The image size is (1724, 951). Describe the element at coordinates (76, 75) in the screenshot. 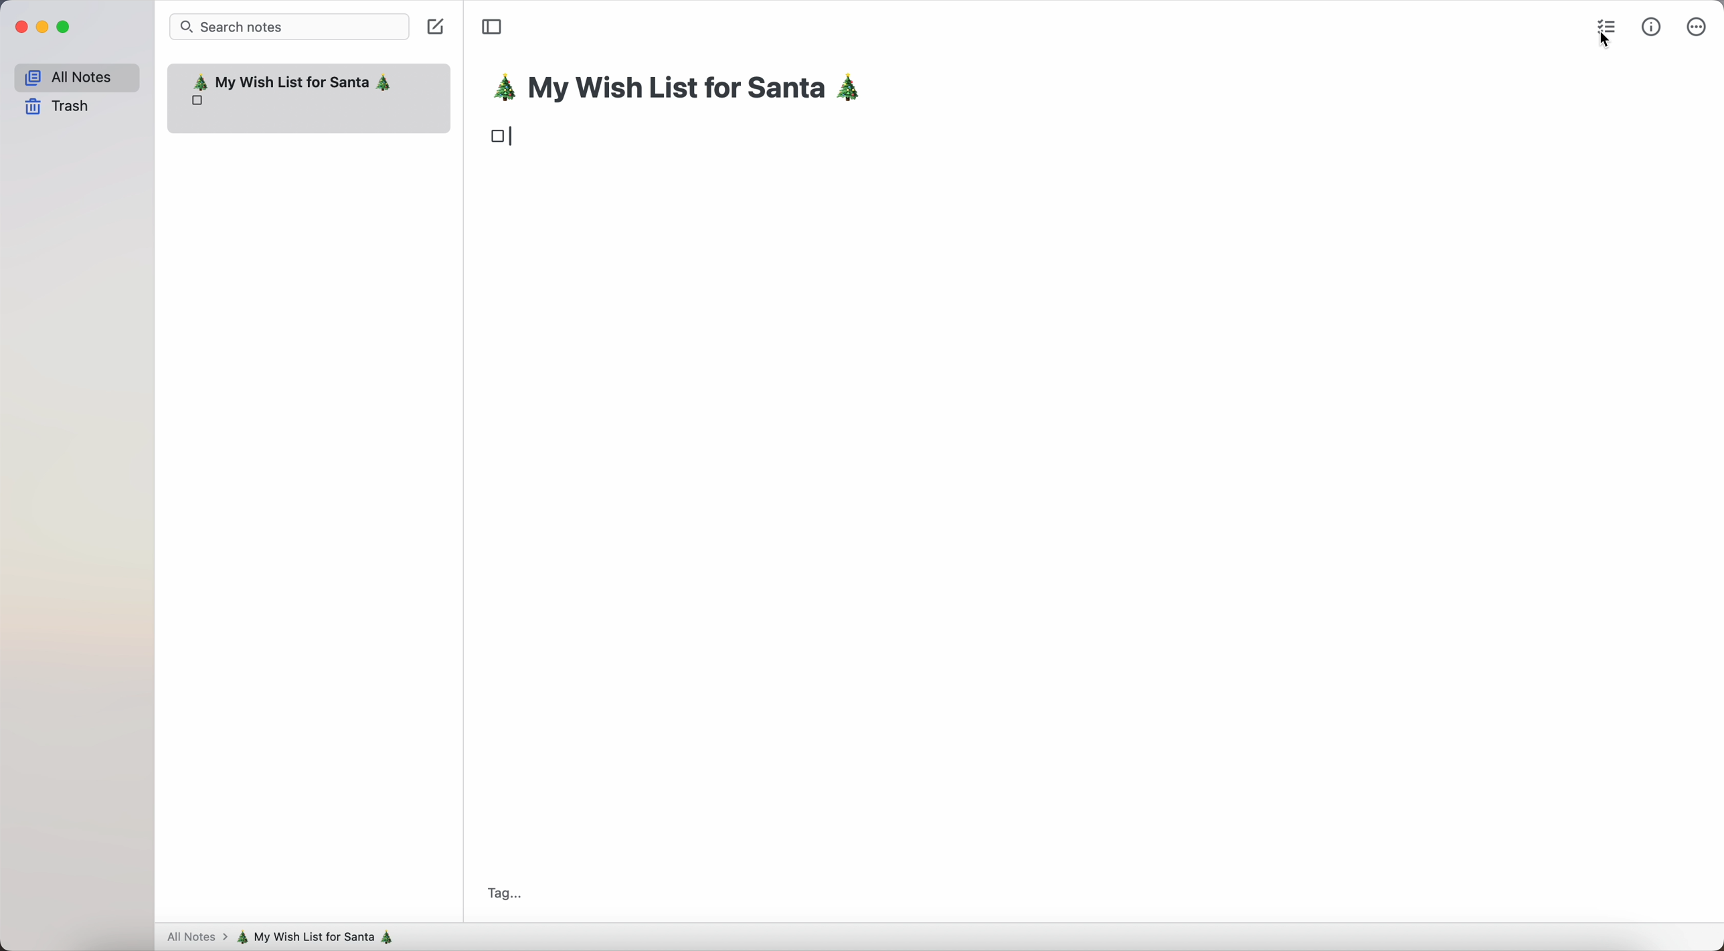

I see `all notes` at that location.